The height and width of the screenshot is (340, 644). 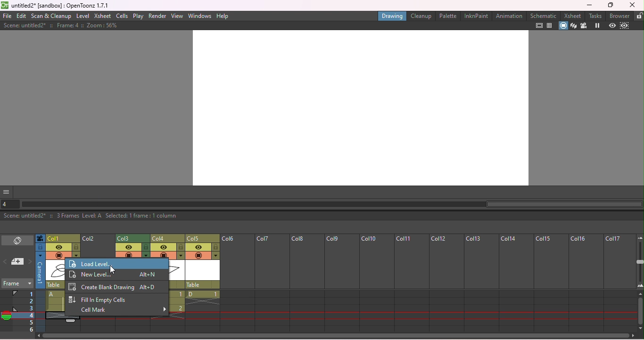 What do you see at coordinates (164, 256) in the screenshot?
I see `camera stand visibility toggle` at bounding box center [164, 256].